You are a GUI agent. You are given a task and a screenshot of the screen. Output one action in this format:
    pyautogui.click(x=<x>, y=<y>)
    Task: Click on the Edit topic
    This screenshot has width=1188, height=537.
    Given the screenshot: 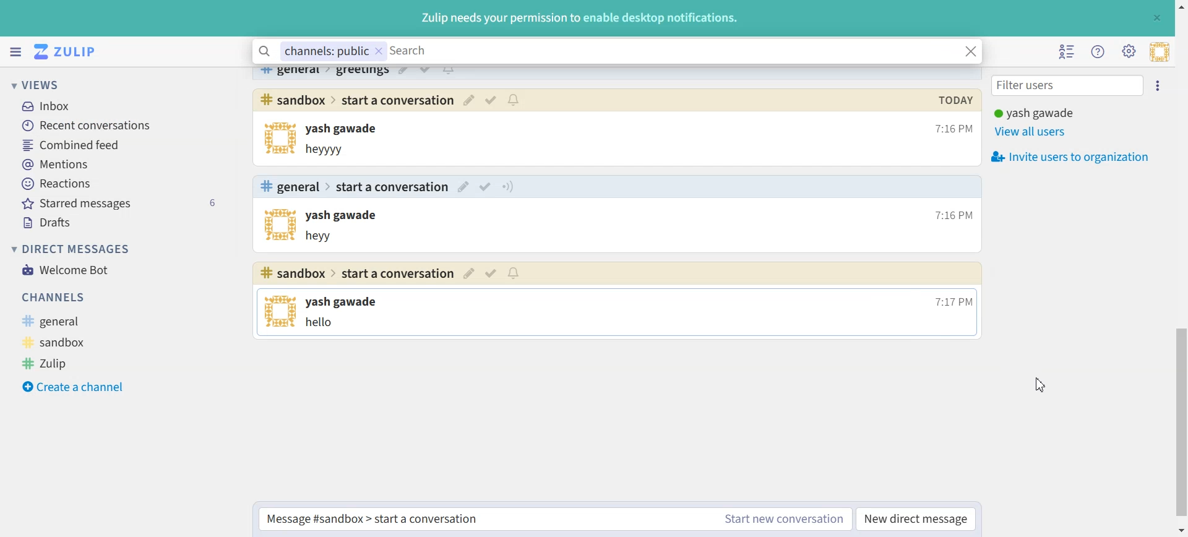 What is the action you would take?
    pyautogui.click(x=470, y=274)
    